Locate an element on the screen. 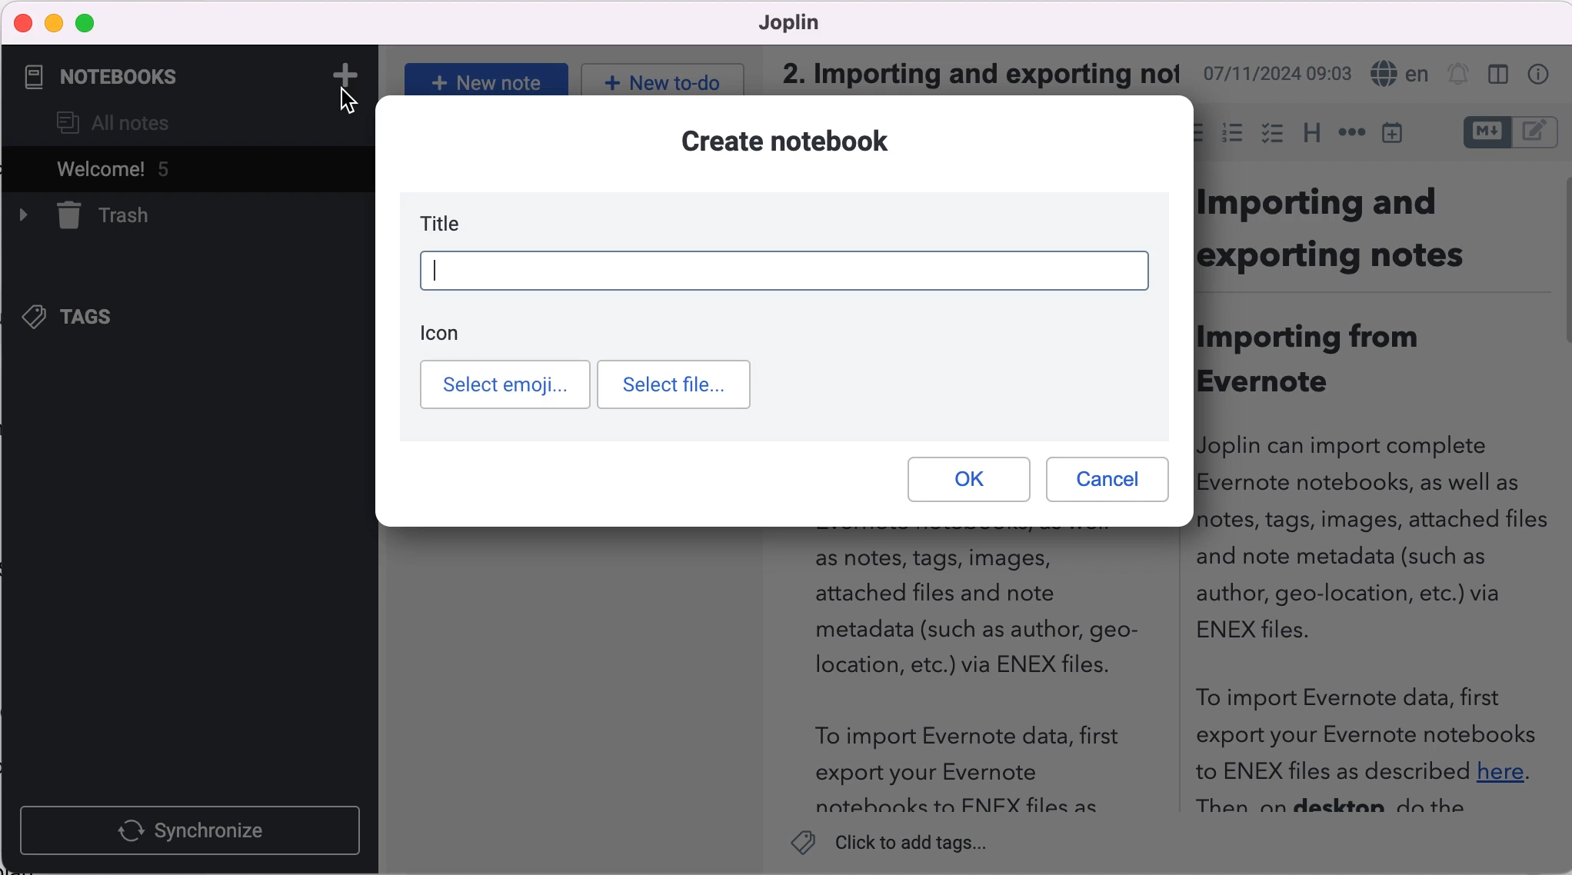 The width and height of the screenshot is (1572, 875). select emoji is located at coordinates (505, 384).